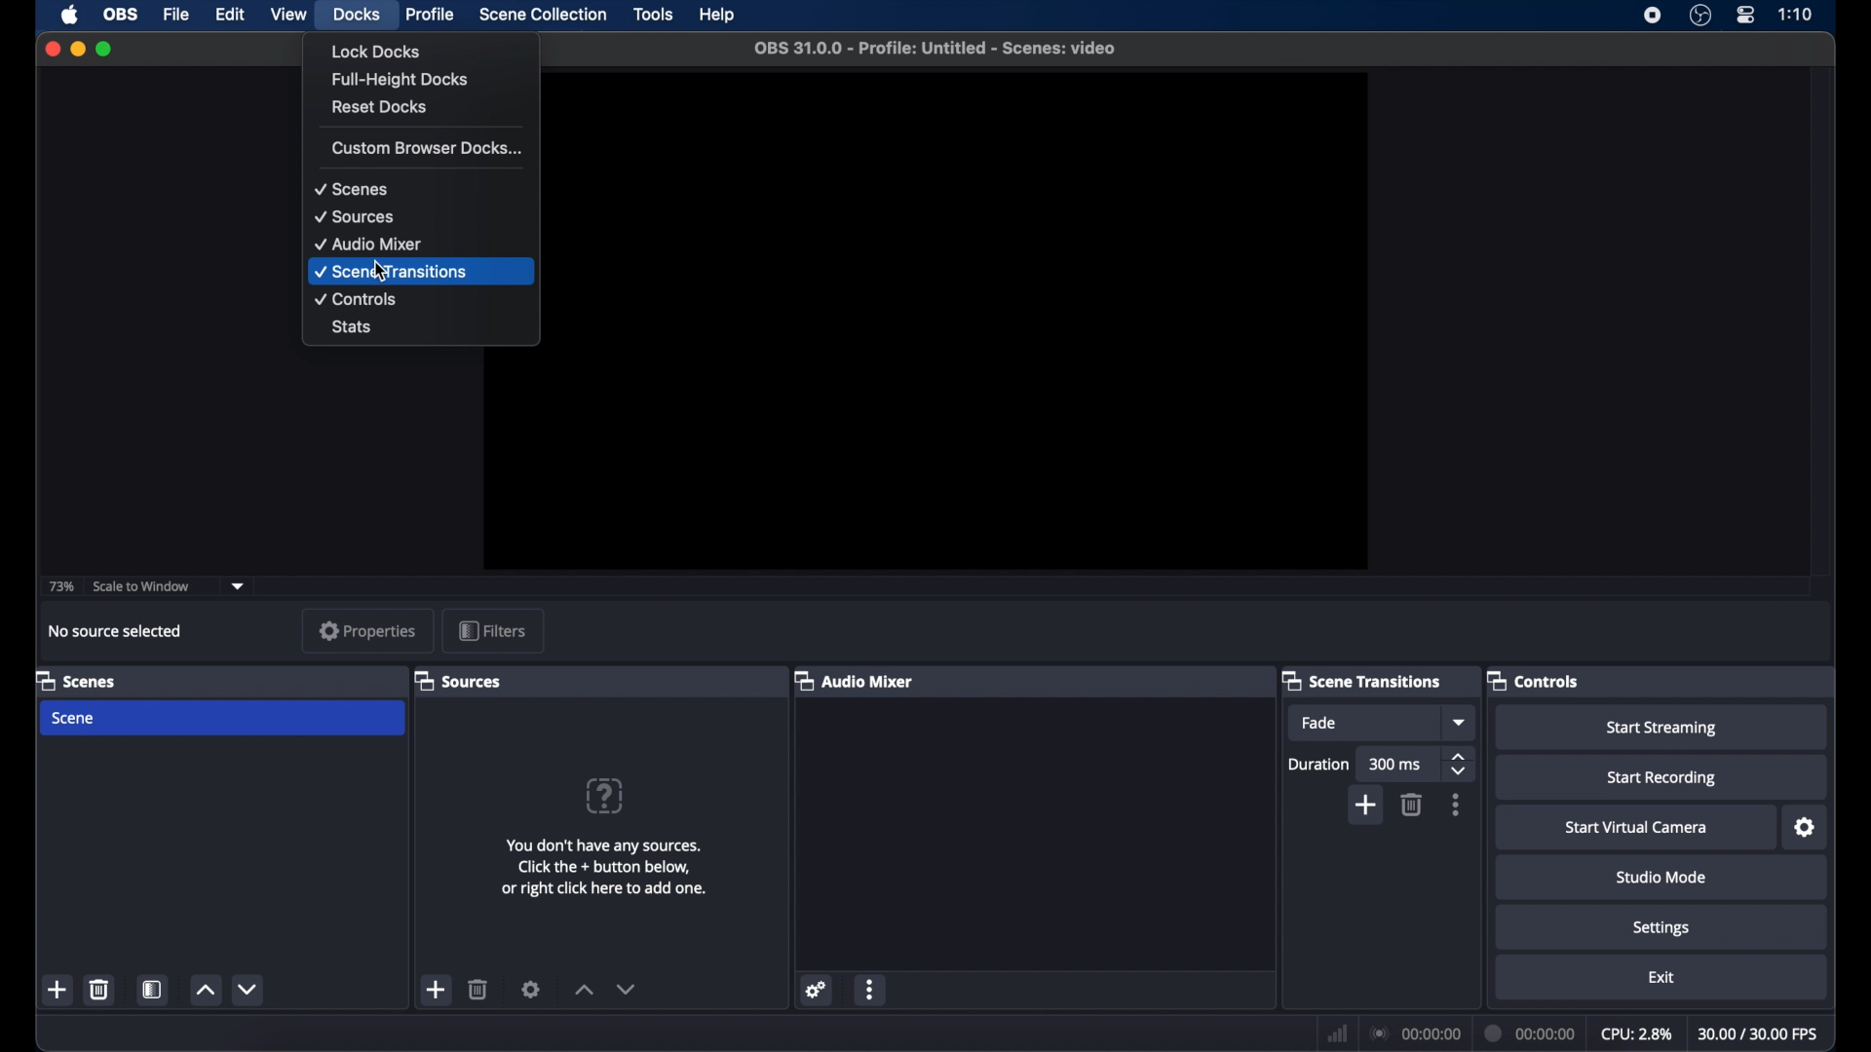 The width and height of the screenshot is (1871, 1052). Describe the element at coordinates (718, 16) in the screenshot. I see `help` at that location.